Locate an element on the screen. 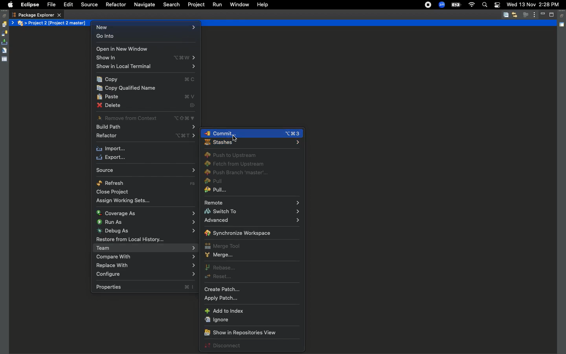 This screenshot has height=354, width=566. Commit is located at coordinates (253, 133).